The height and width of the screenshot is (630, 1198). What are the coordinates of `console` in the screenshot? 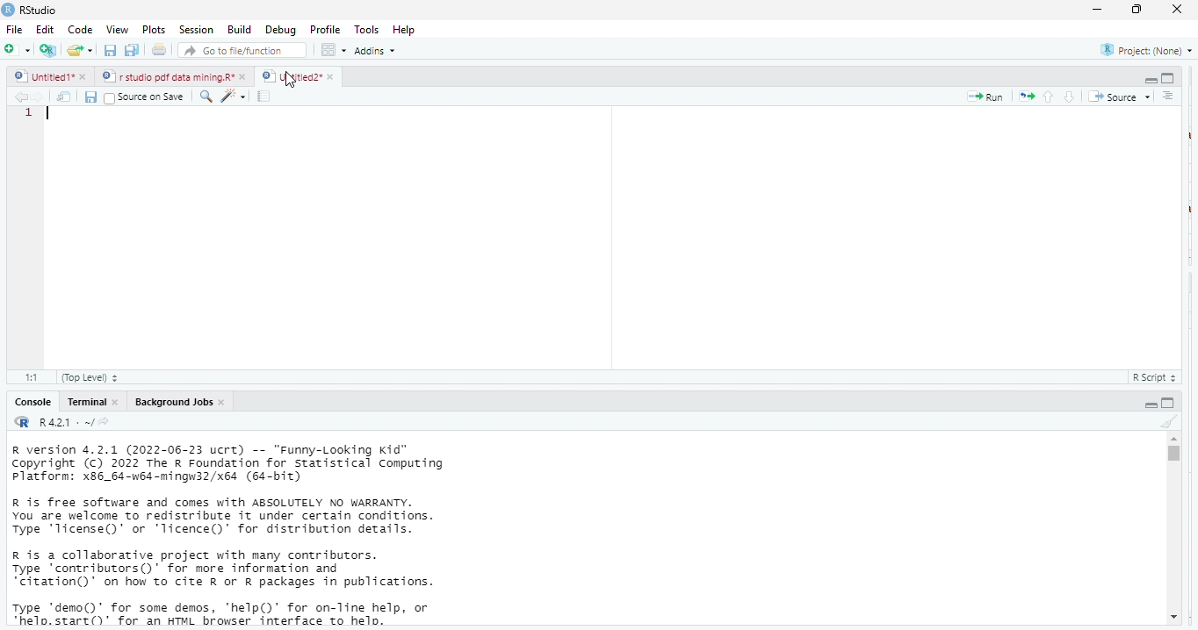 It's located at (32, 402).